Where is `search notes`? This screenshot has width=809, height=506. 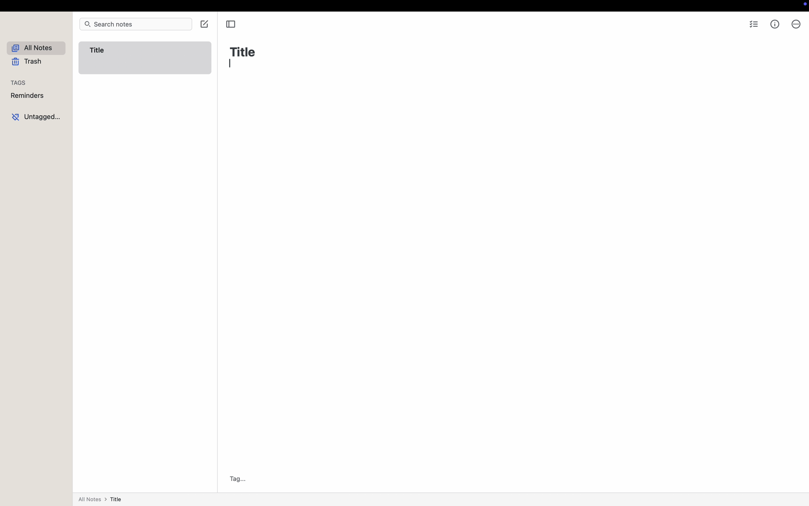
search notes is located at coordinates (135, 24).